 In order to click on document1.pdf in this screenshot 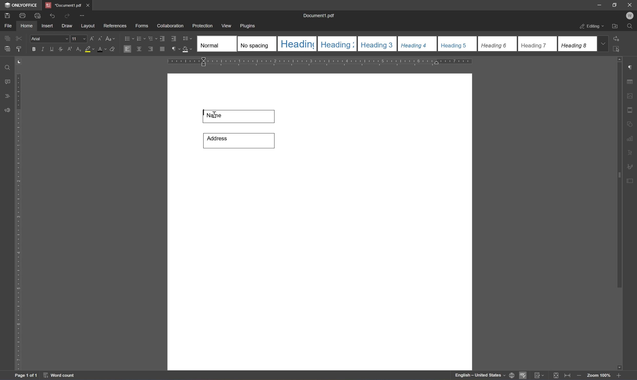, I will do `click(319, 15)`.